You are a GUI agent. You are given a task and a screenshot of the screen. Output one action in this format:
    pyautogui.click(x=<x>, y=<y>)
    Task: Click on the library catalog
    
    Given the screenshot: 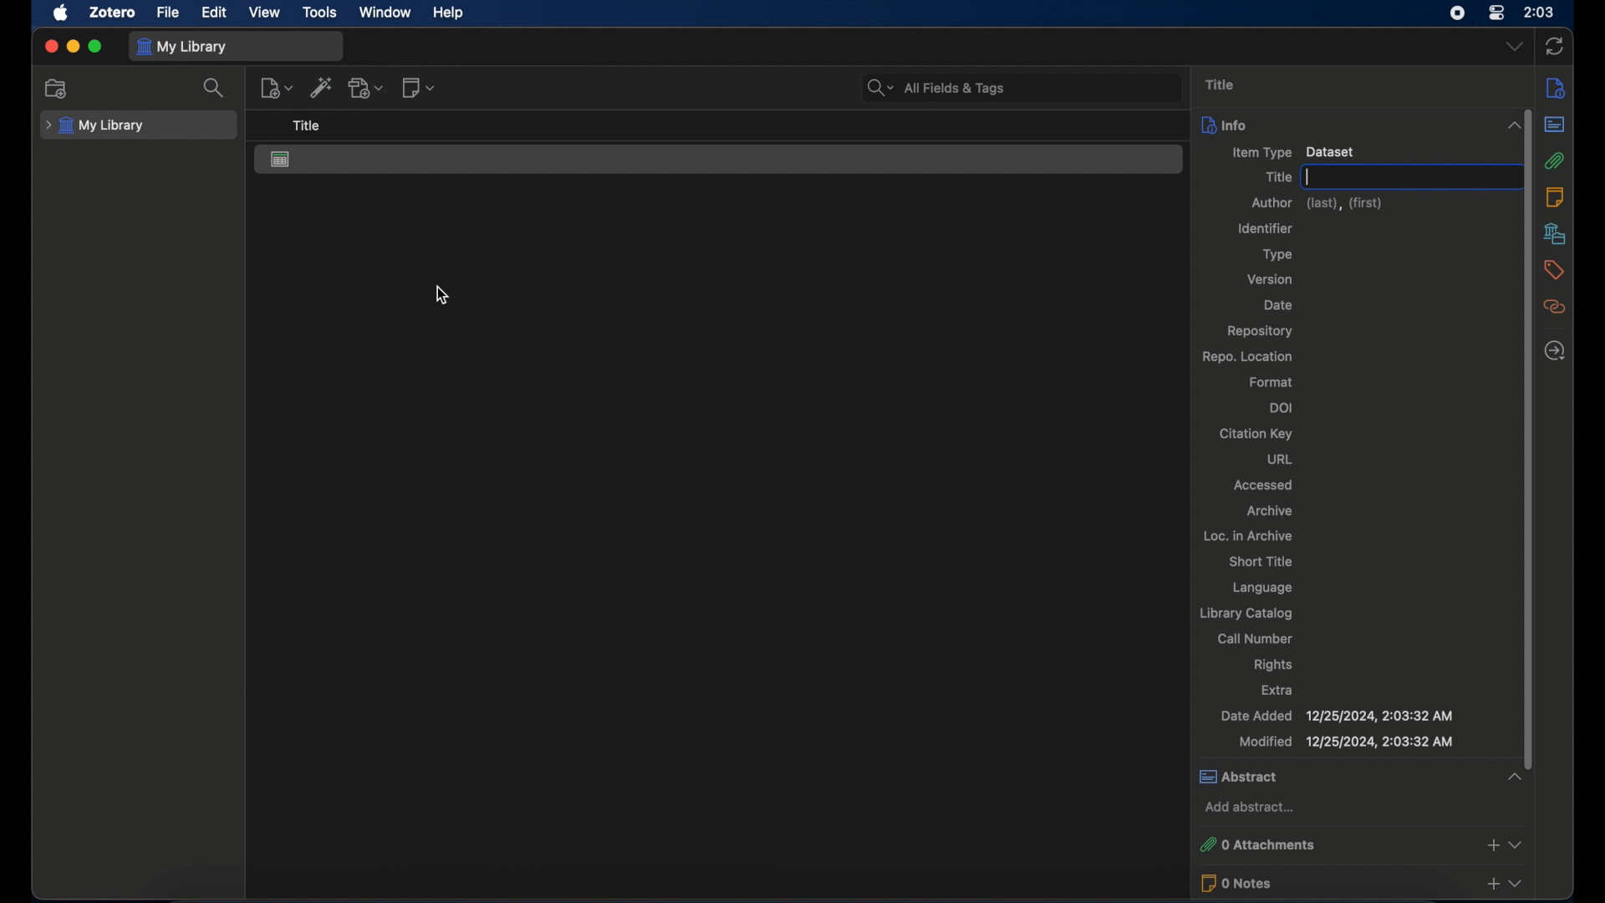 What is the action you would take?
    pyautogui.click(x=1245, y=613)
    